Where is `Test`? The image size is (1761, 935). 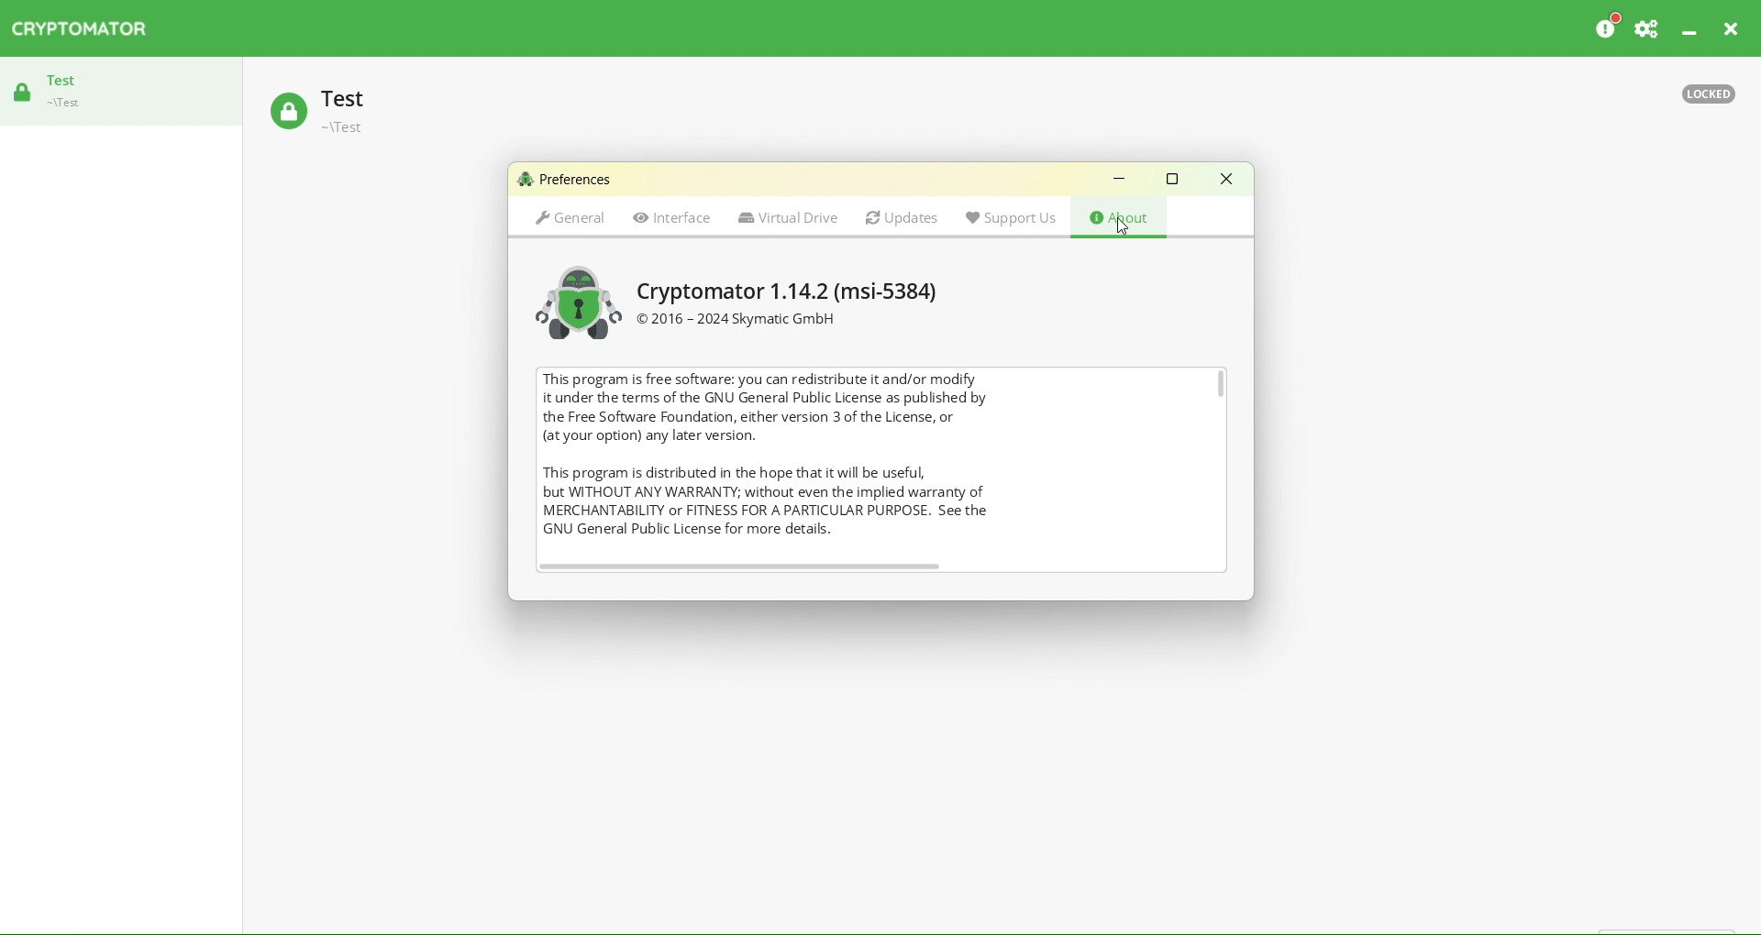 Test is located at coordinates (363, 112).